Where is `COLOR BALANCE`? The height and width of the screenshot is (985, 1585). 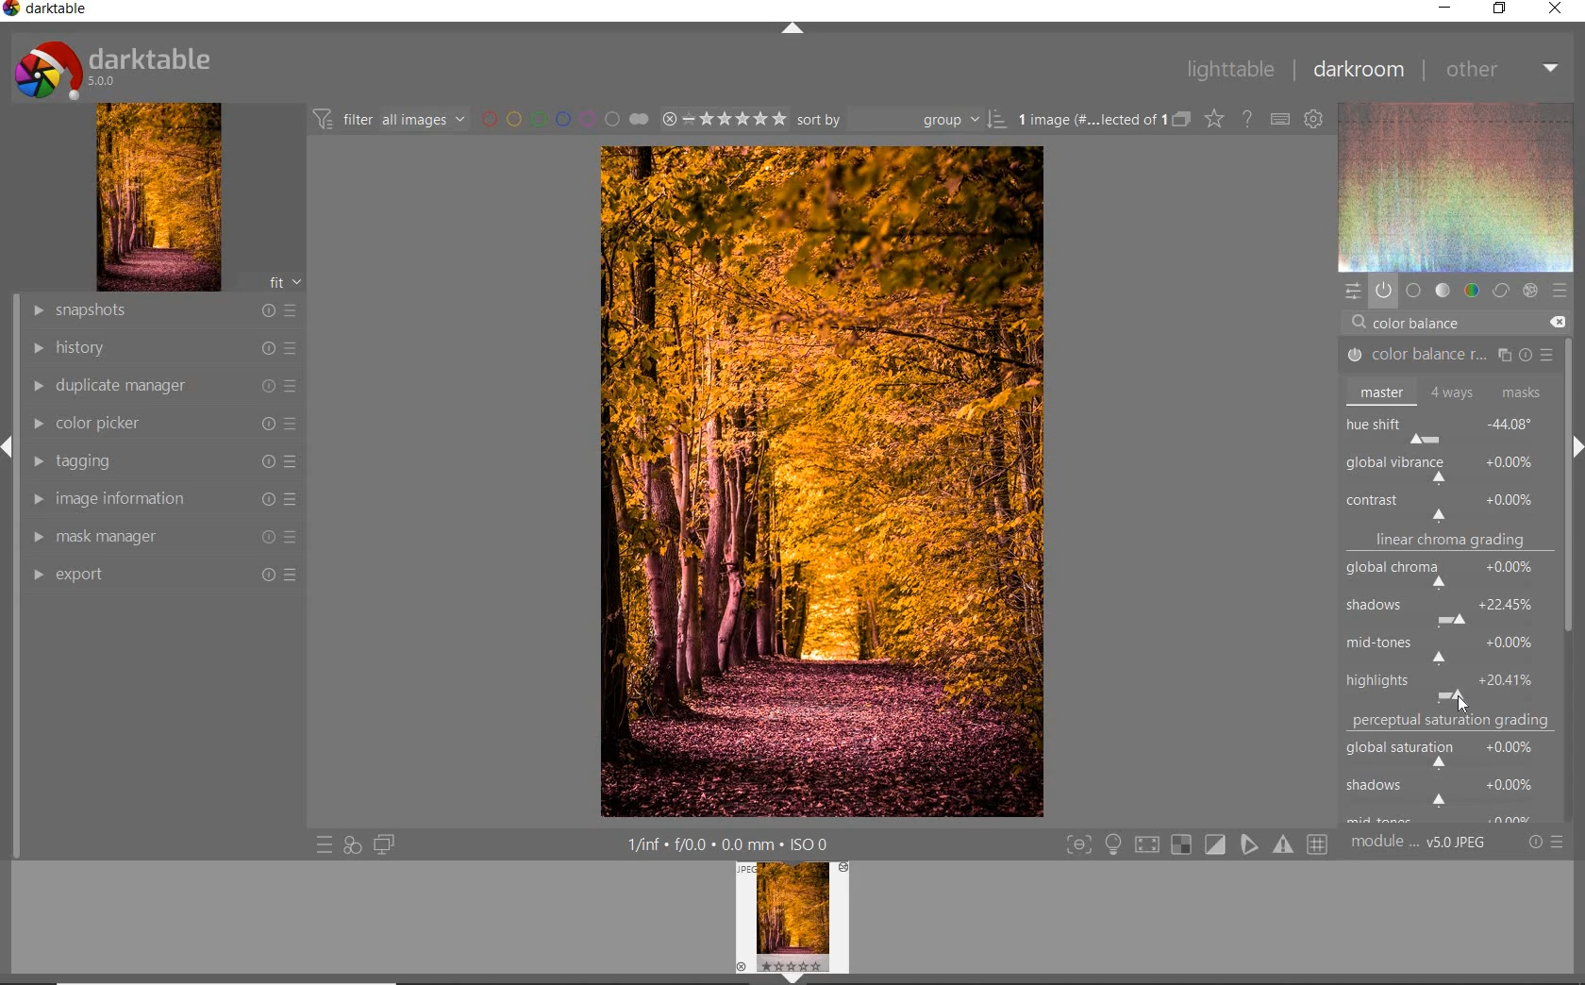 COLOR BALANCE is located at coordinates (1422, 324).